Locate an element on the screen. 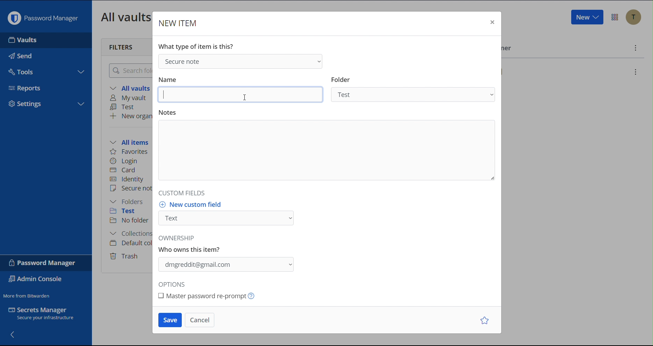 Image resolution: width=653 pixels, height=346 pixels. Collections is located at coordinates (129, 234).